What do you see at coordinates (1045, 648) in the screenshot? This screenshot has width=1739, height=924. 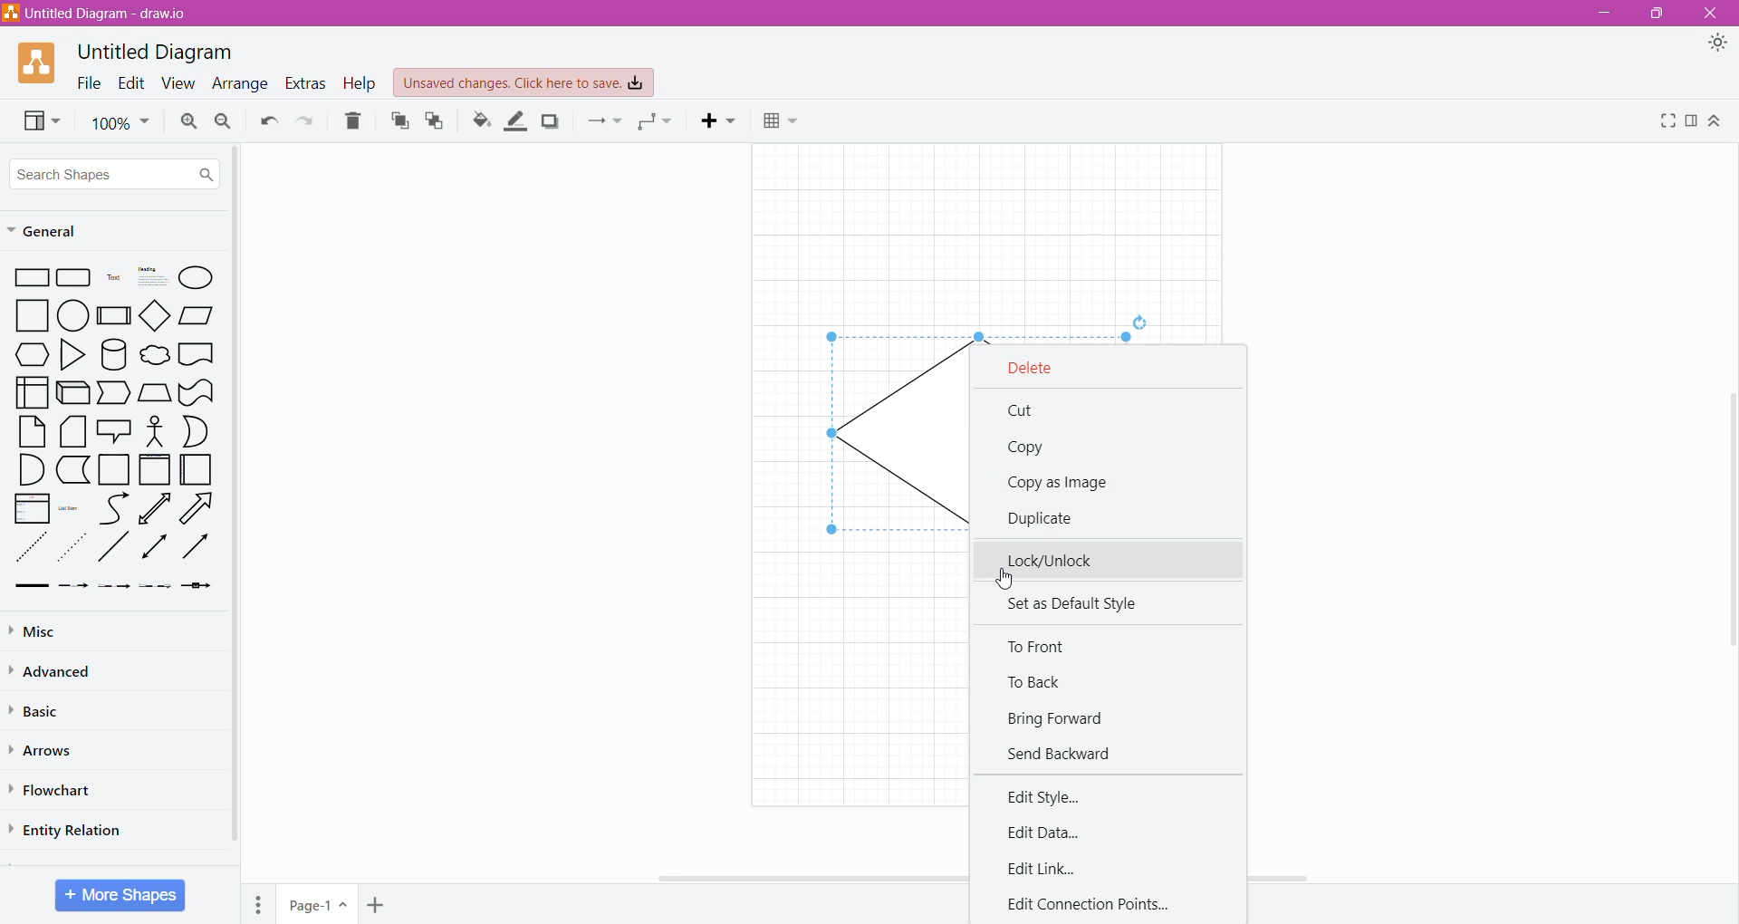 I see `To Front` at bounding box center [1045, 648].